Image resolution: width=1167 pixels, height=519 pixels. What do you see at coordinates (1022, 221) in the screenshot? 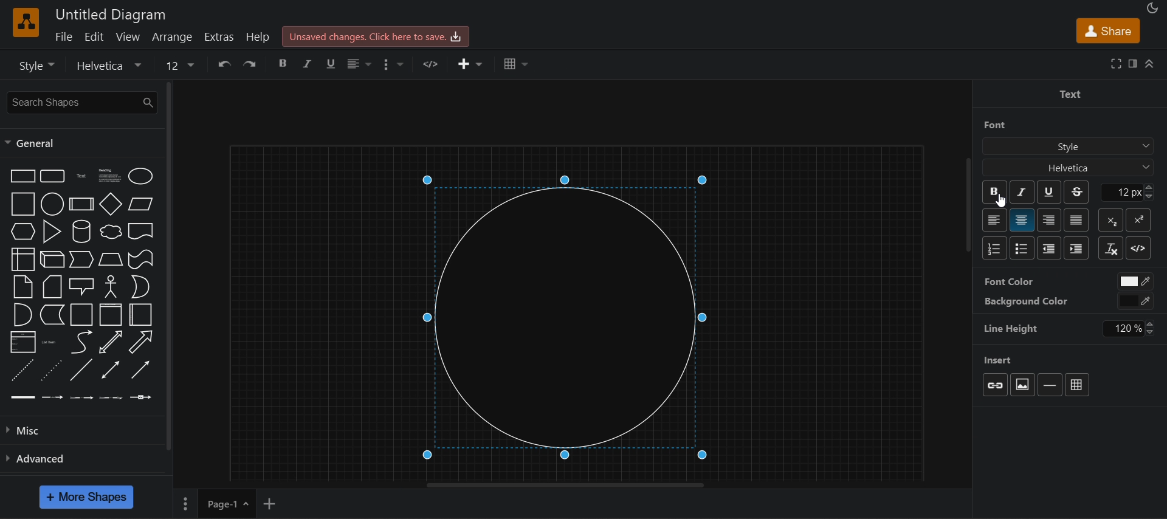
I see `center align` at bounding box center [1022, 221].